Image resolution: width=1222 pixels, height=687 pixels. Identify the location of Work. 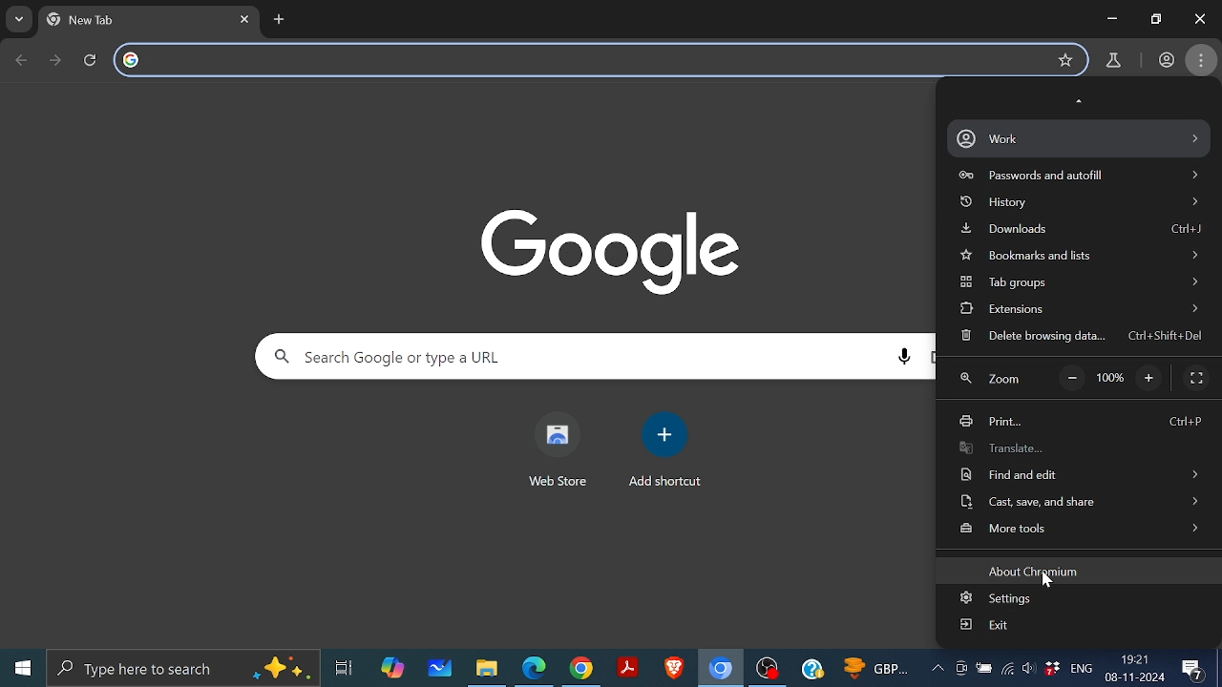
(1081, 138).